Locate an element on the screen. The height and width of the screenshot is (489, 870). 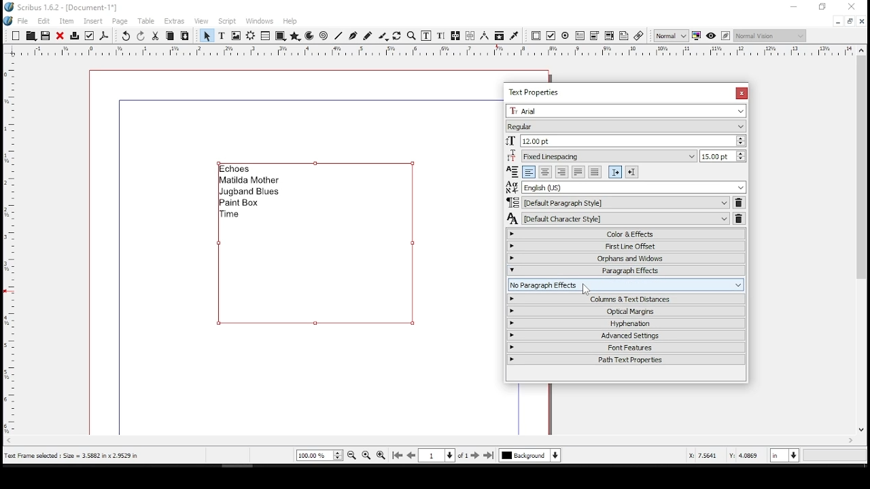
view is located at coordinates (201, 22).